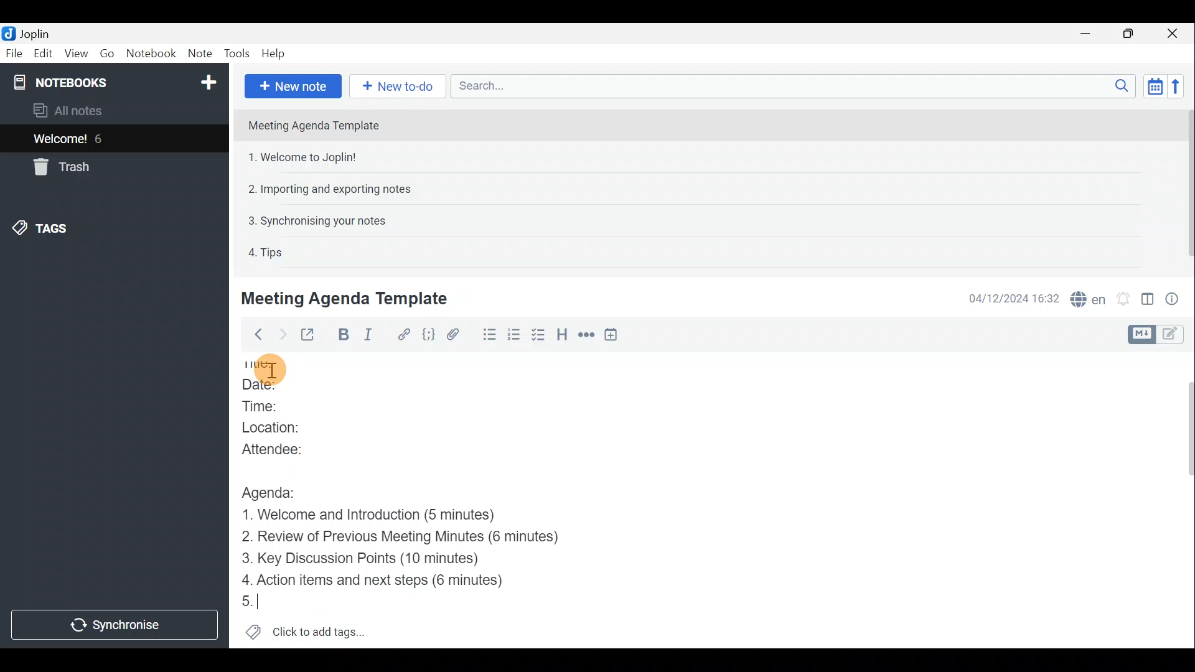  I want to click on Back, so click(255, 337).